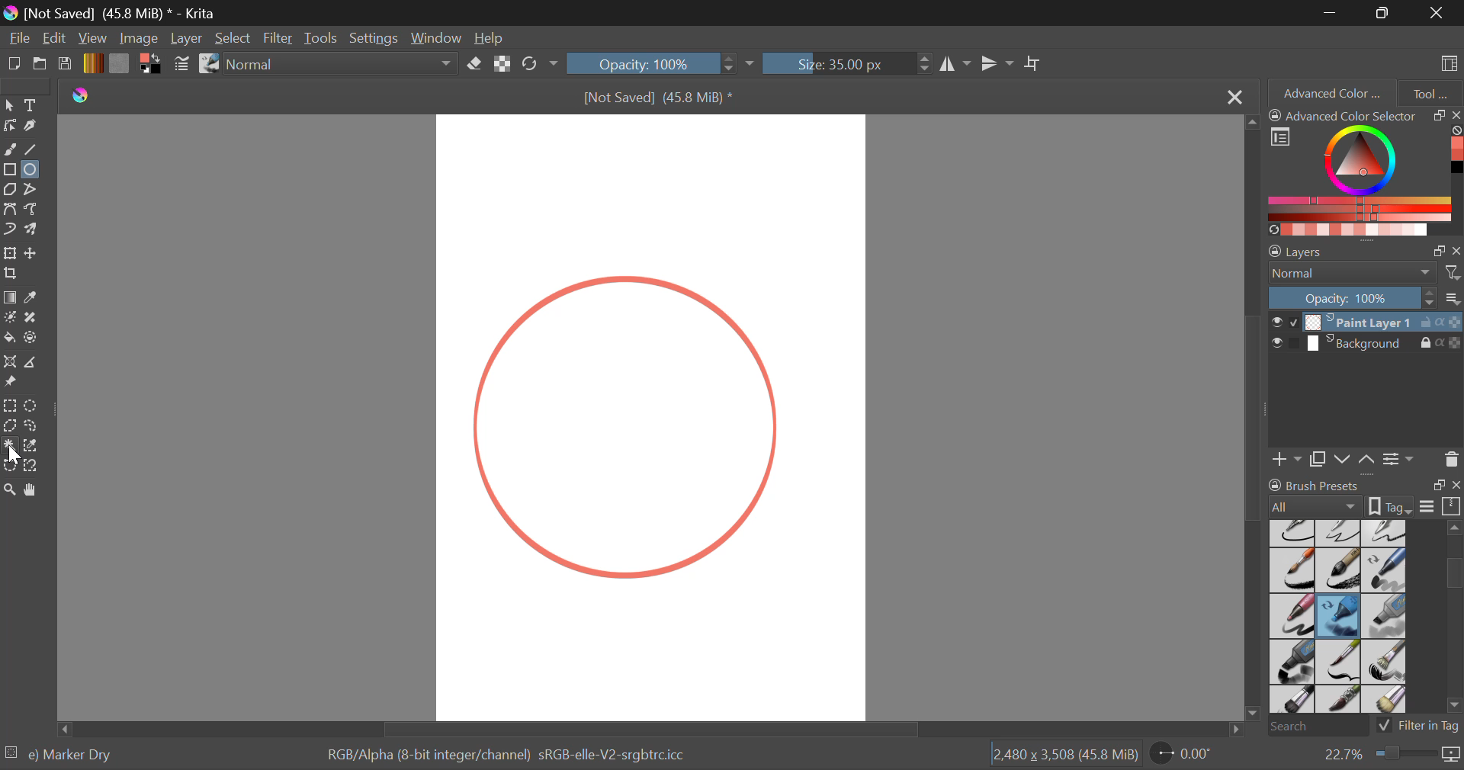  Describe the element at coordinates (31, 406) in the screenshot. I see `Elliptical Selection Tool` at that location.